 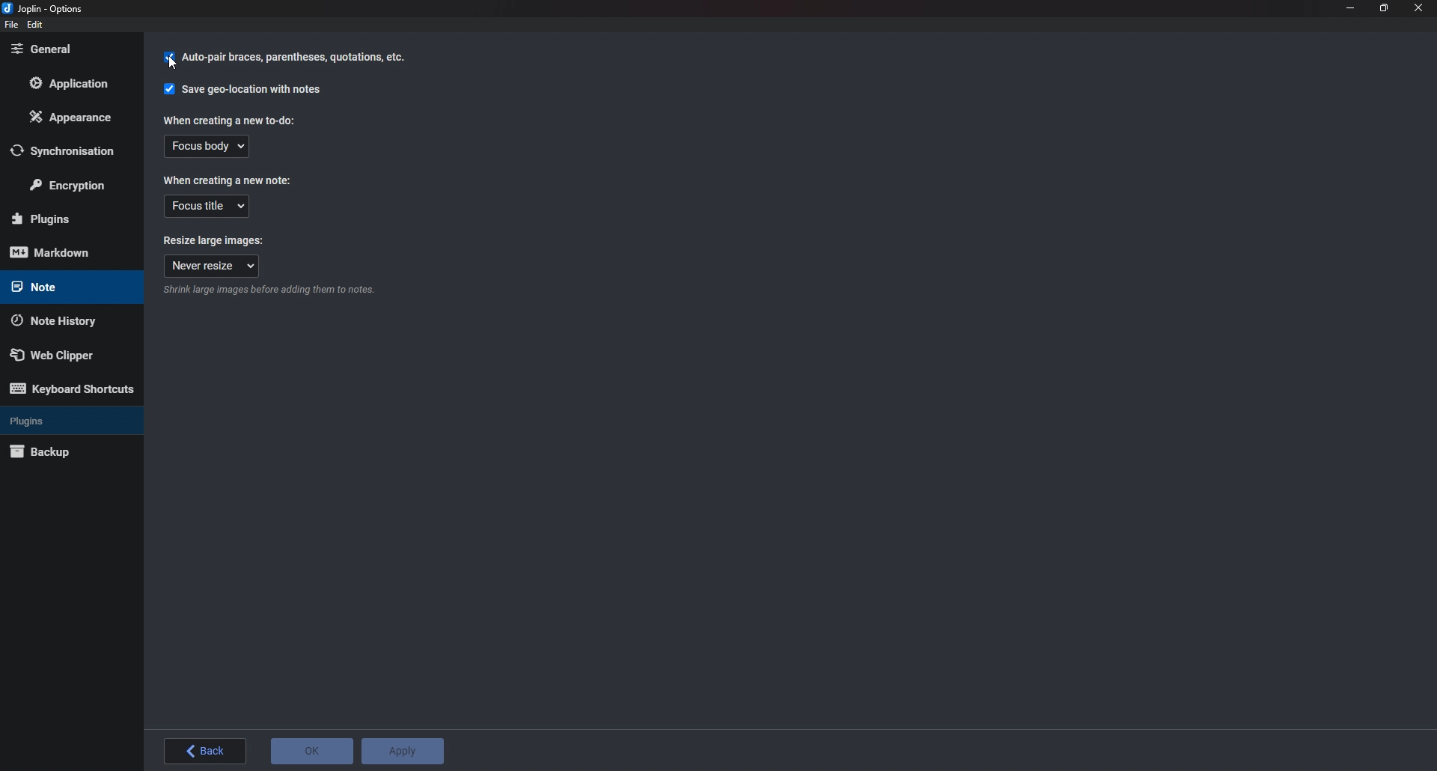 I want to click on info, so click(x=273, y=290).